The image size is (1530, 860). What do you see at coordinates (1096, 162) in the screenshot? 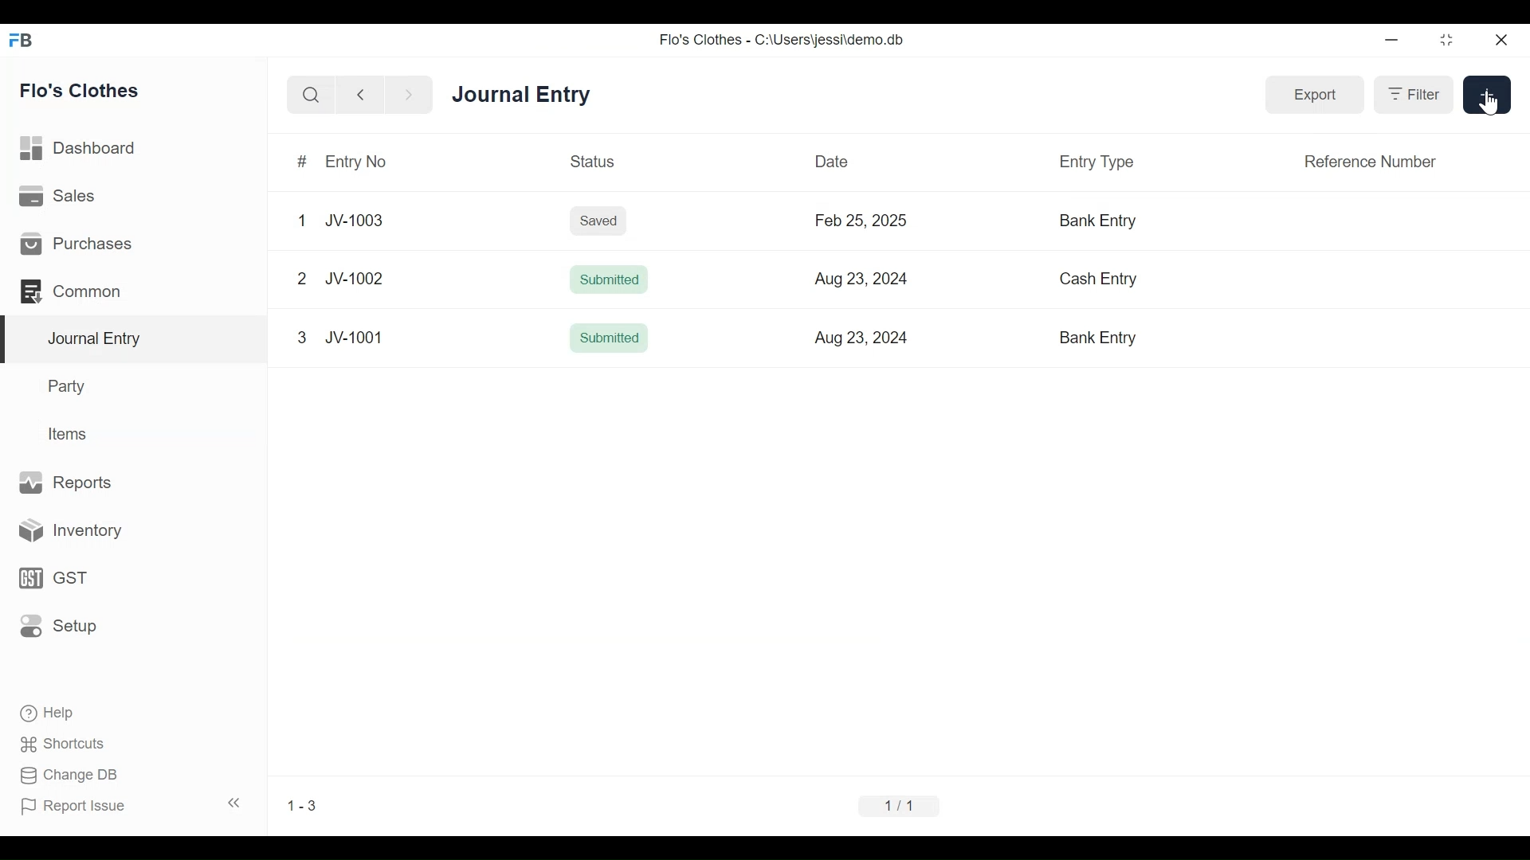
I see `Entry Type` at bounding box center [1096, 162].